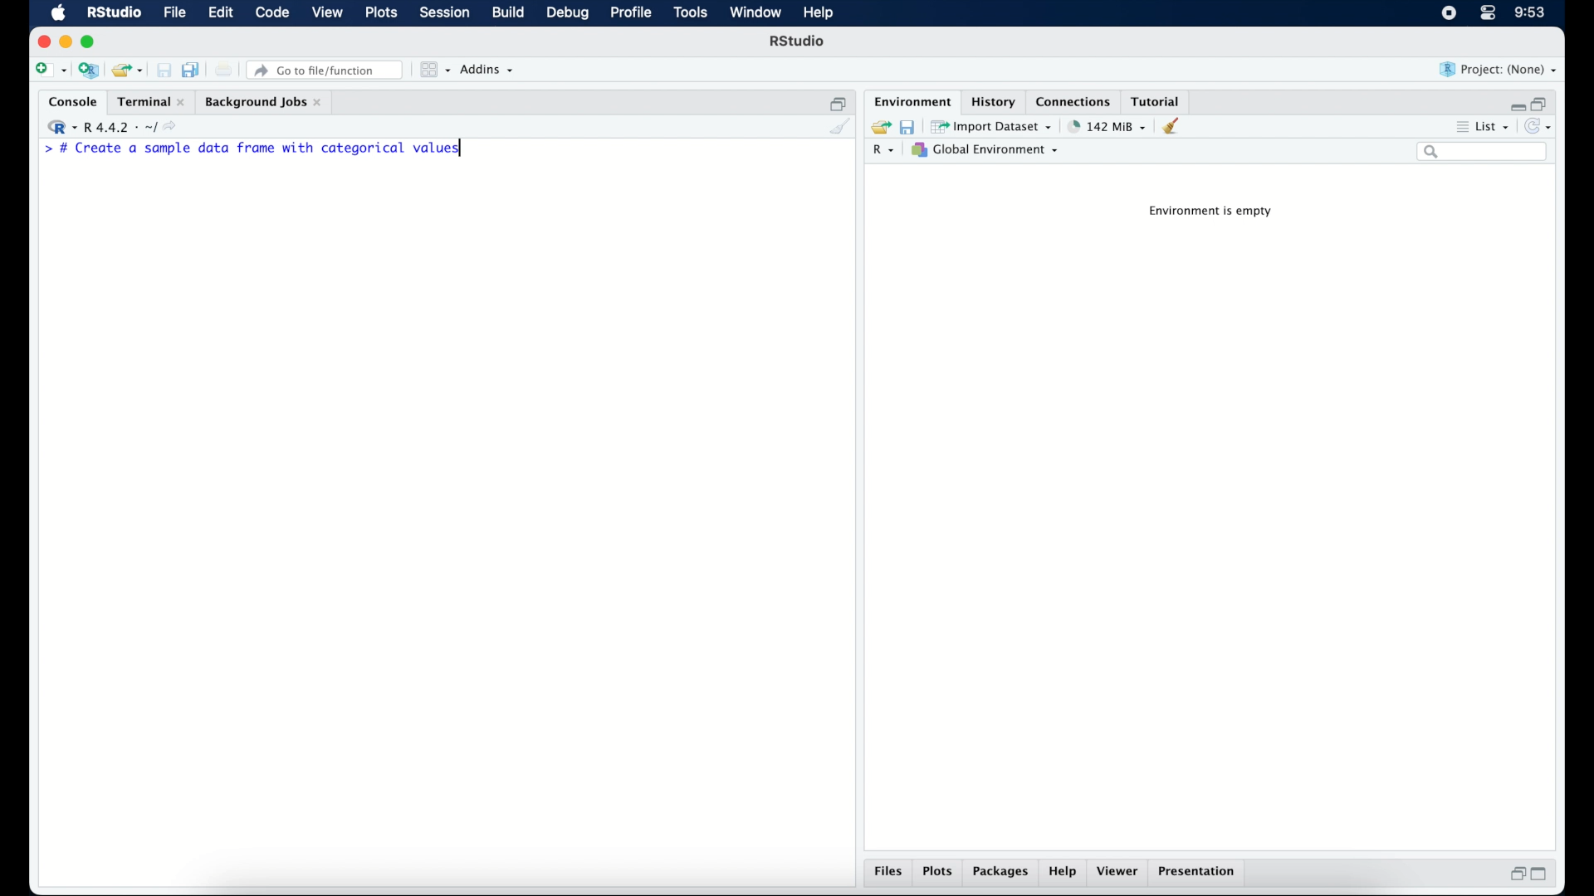 The height and width of the screenshot is (896, 1594). Describe the element at coordinates (566, 14) in the screenshot. I see `debug` at that location.